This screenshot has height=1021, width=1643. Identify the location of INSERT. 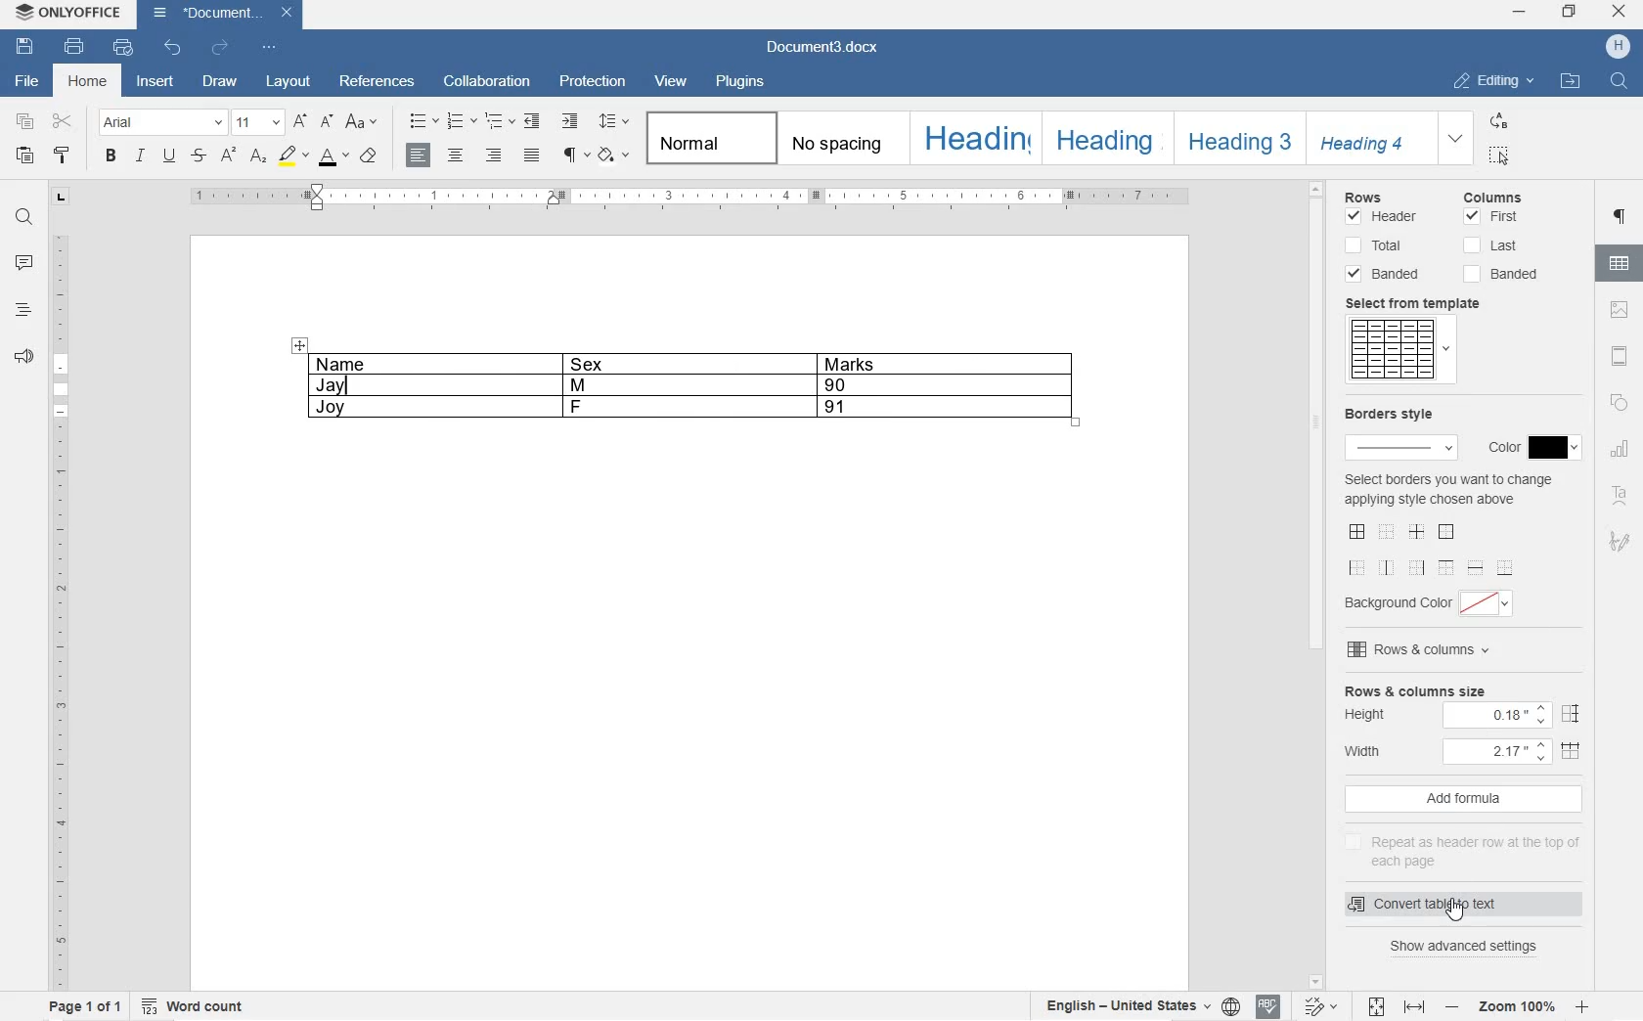
(157, 82).